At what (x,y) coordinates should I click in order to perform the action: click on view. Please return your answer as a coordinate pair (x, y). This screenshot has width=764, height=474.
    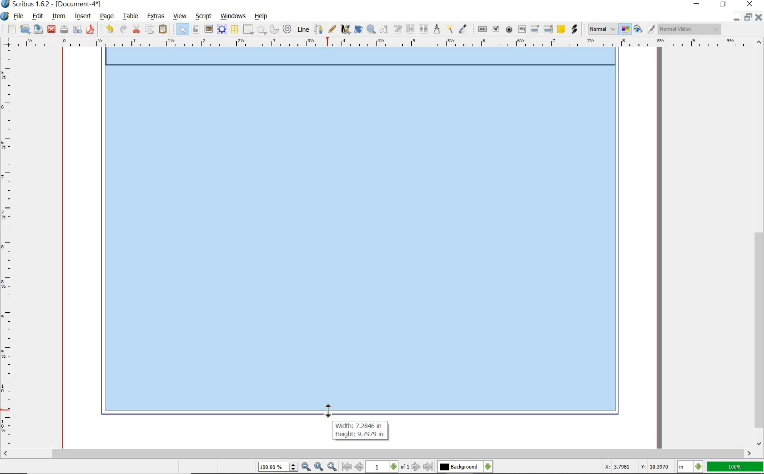
    Looking at the image, I should click on (180, 16).